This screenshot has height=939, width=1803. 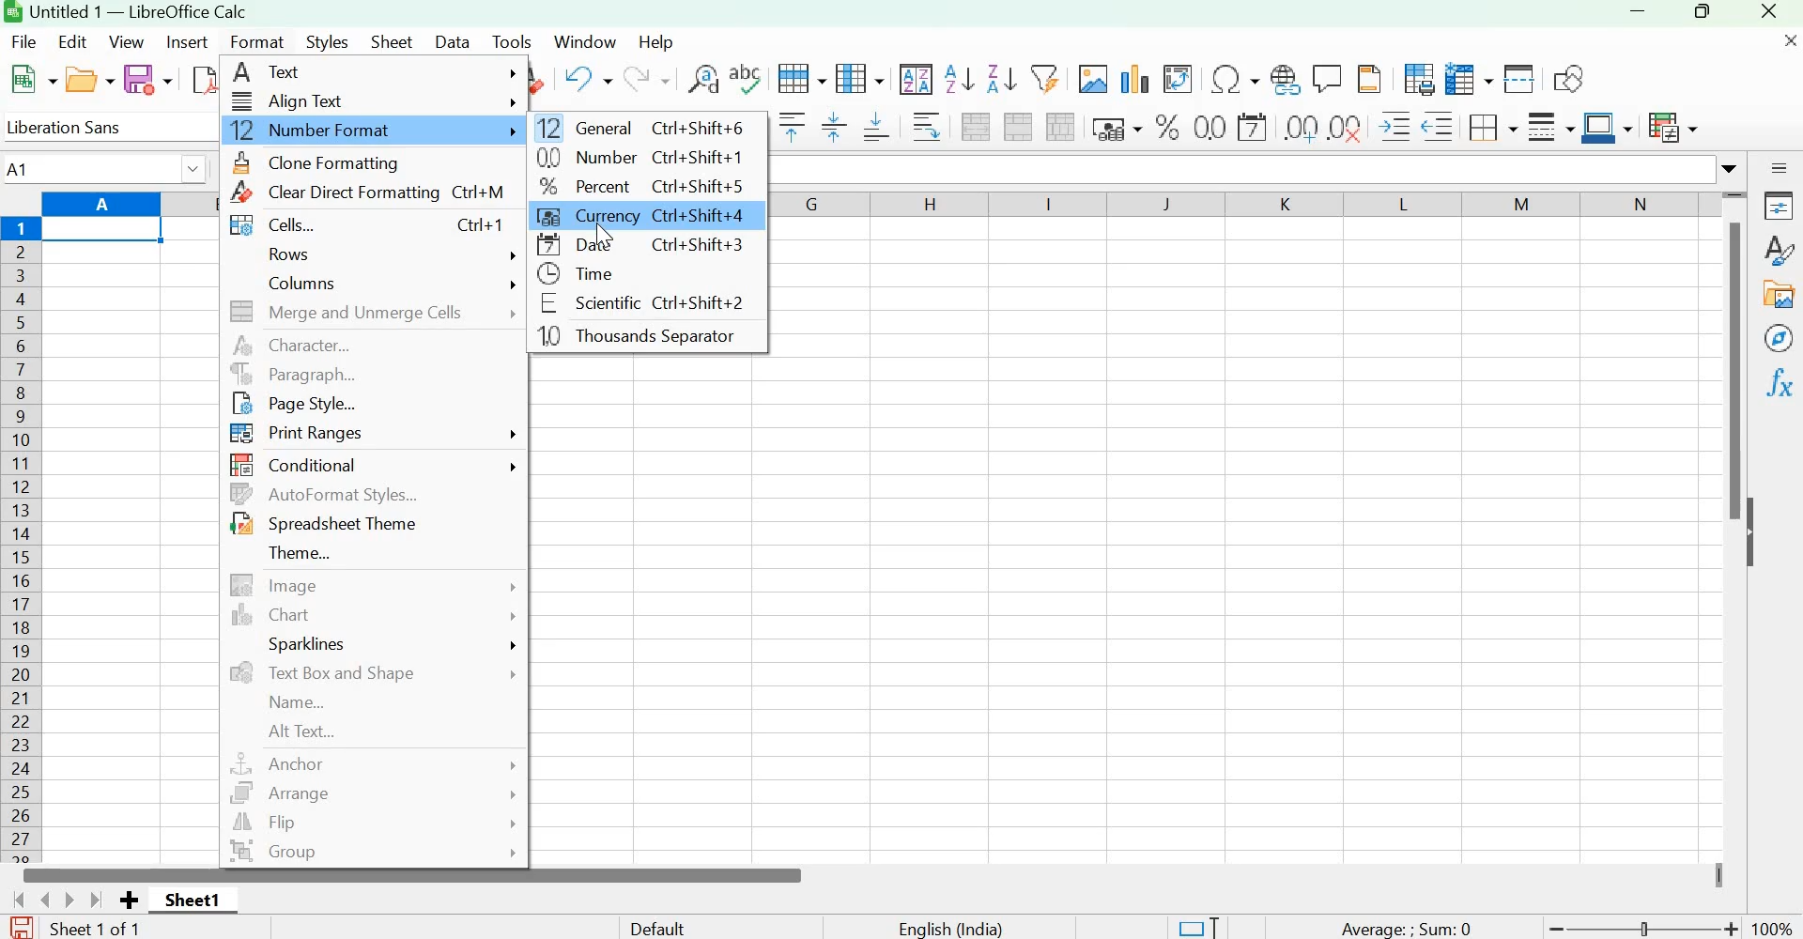 I want to click on General, so click(x=642, y=127).